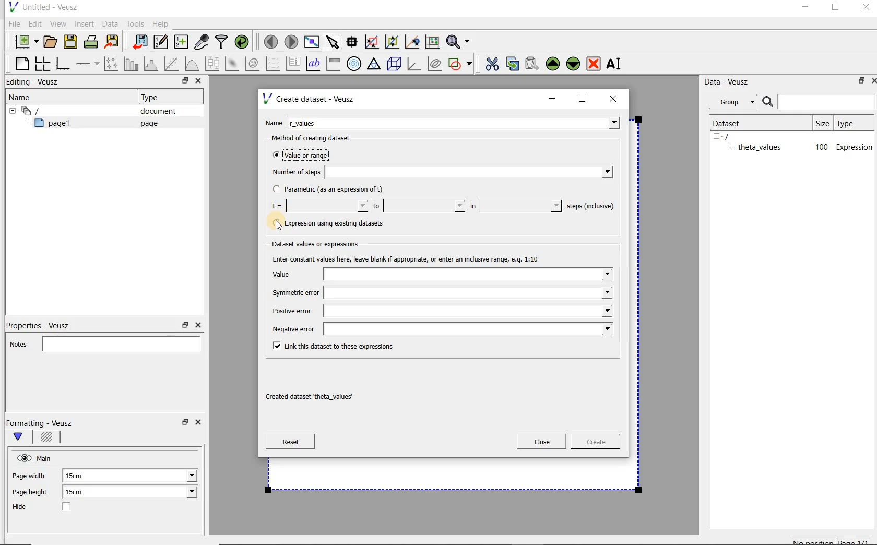 The height and width of the screenshot is (545, 877). I want to click on maximize, so click(836, 9).